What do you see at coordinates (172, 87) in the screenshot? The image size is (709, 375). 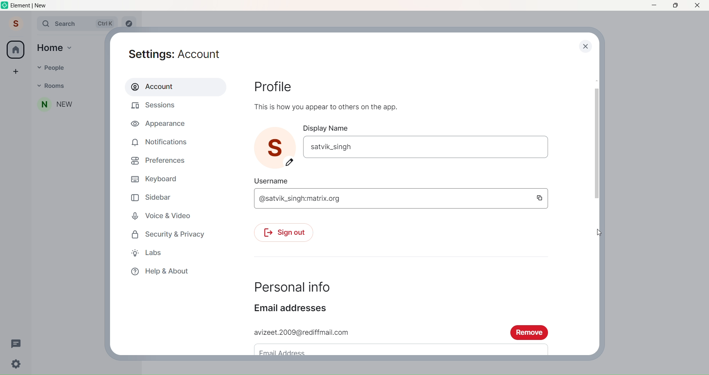 I see `Account` at bounding box center [172, 87].